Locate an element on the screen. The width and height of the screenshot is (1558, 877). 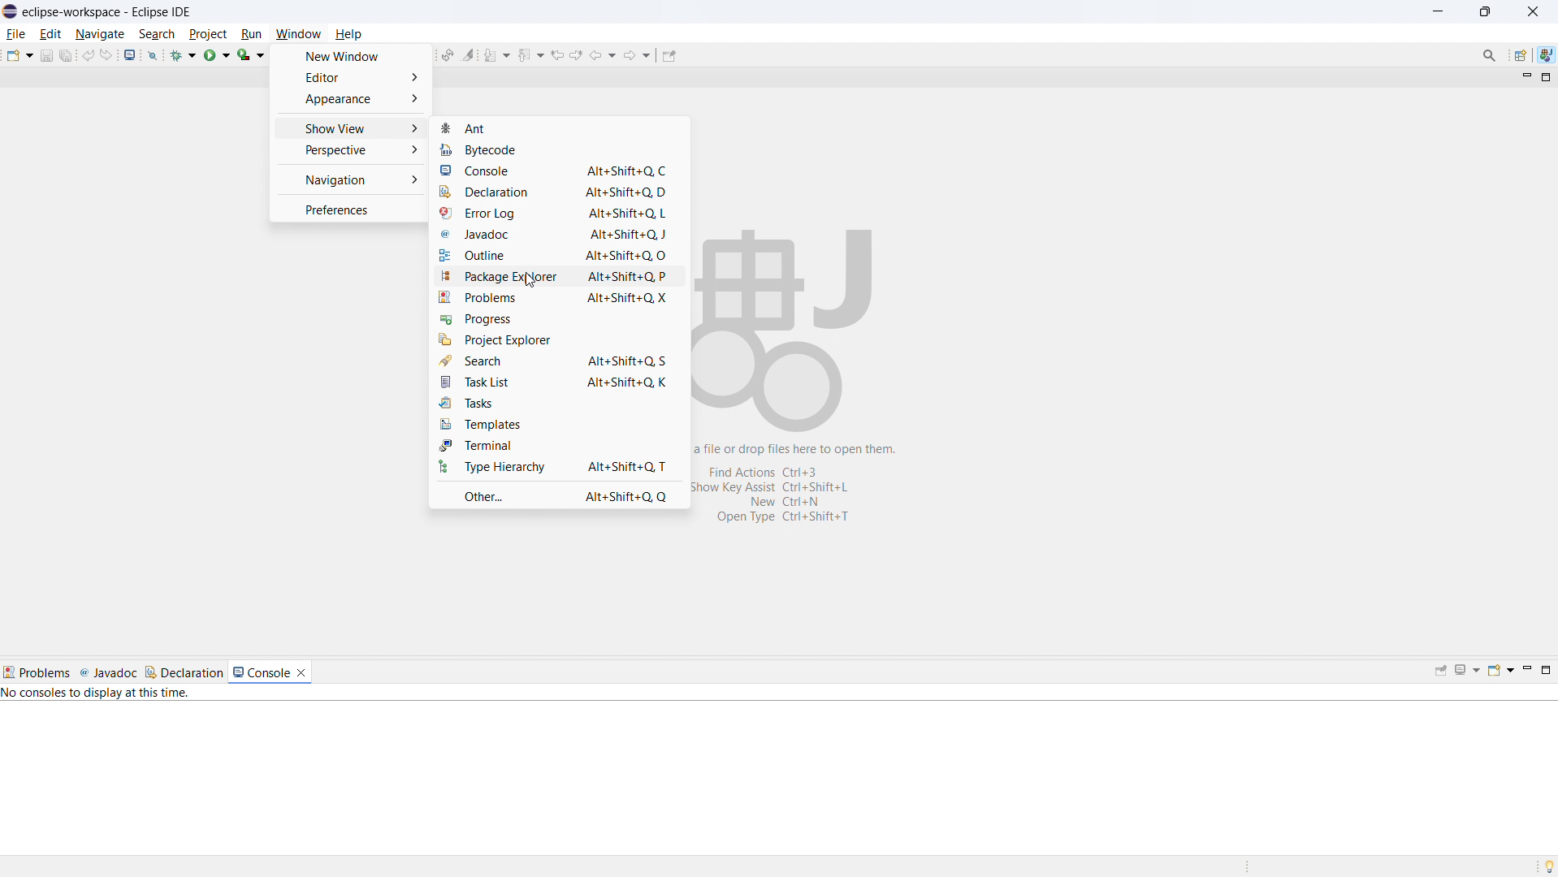
declaration is located at coordinates (556, 192).